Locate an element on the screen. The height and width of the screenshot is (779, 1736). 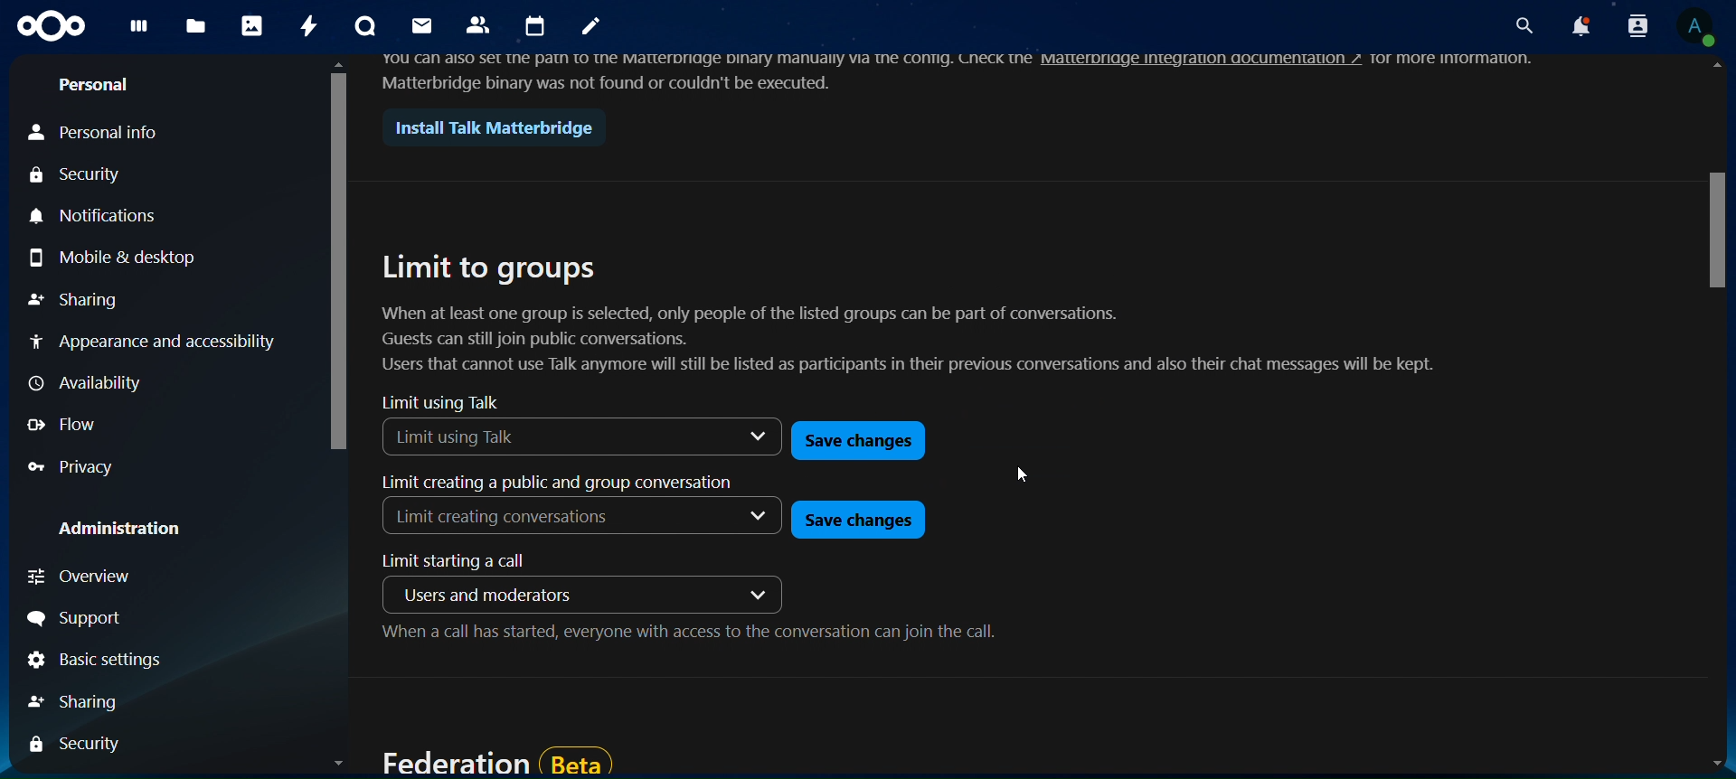
notes is located at coordinates (593, 28).